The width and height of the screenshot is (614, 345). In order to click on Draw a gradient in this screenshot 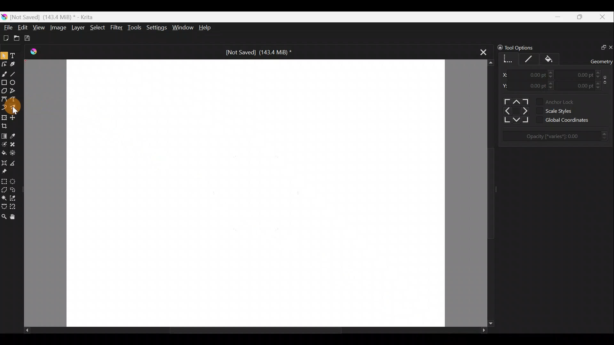, I will do `click(4, 134)`.